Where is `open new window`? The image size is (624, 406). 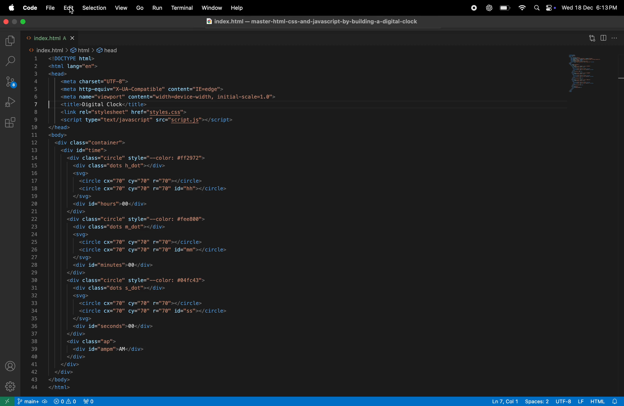
open new window is located at coordinates (8, 401).